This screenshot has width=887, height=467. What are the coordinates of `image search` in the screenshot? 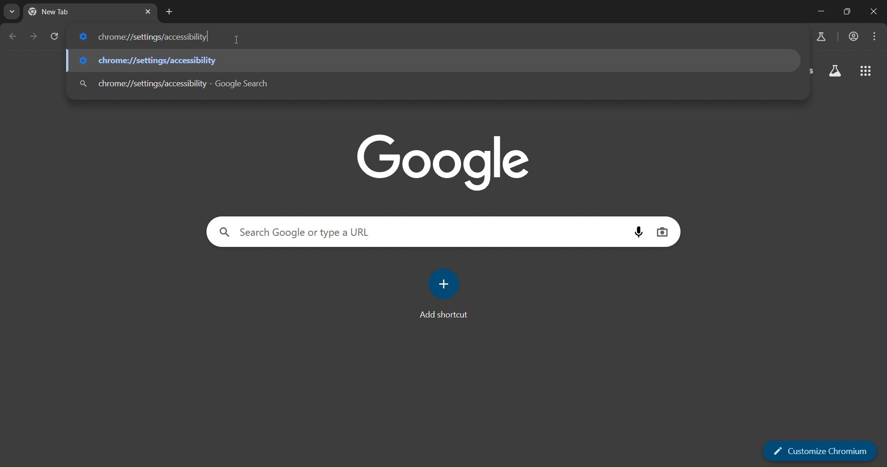 It's located at (663, 230).